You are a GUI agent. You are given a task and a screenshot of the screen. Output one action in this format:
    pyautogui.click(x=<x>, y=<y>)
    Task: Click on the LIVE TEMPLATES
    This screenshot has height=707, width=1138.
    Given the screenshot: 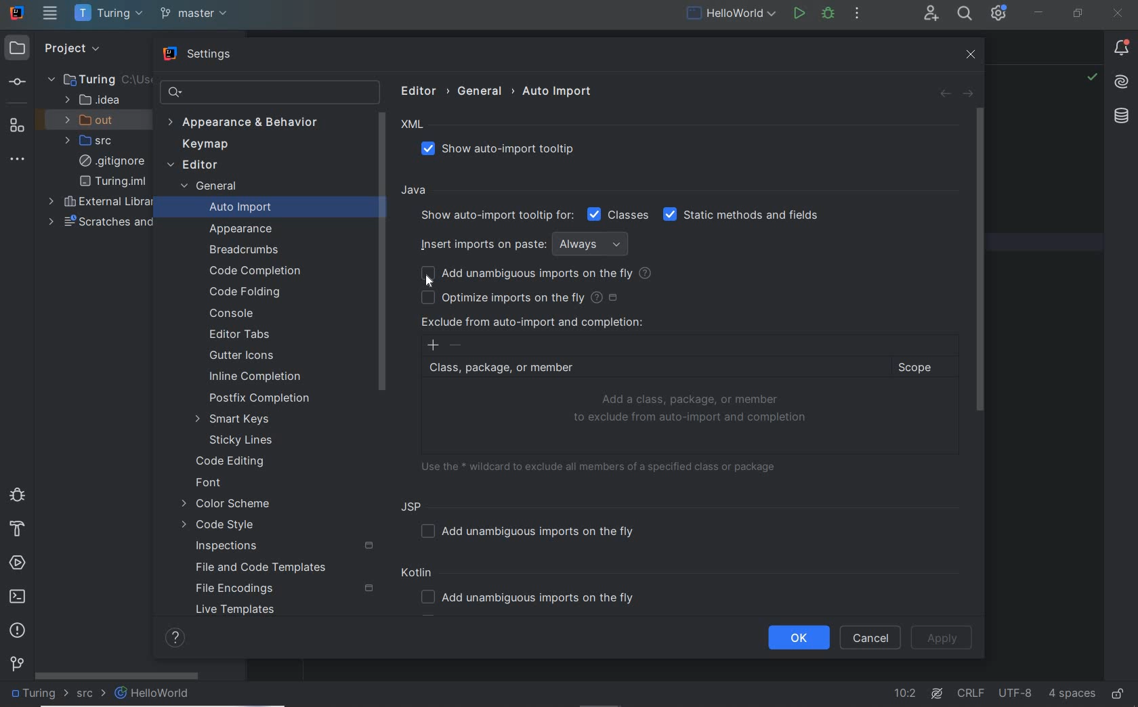 What is the action you would take?
    pyautogui.click(x=240, y=612)
    